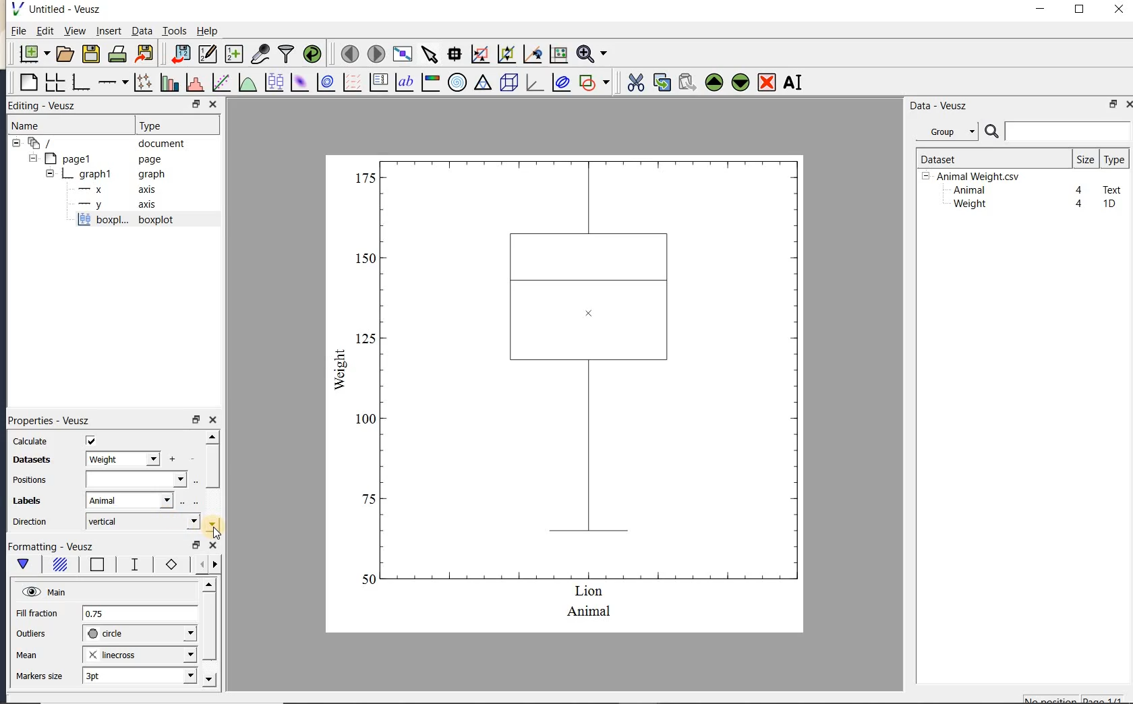 This screenshot has height=704, width=1133. Describe the element at coordinates (91, 440) in the screenshot. I see `check/uncheck` at that location.